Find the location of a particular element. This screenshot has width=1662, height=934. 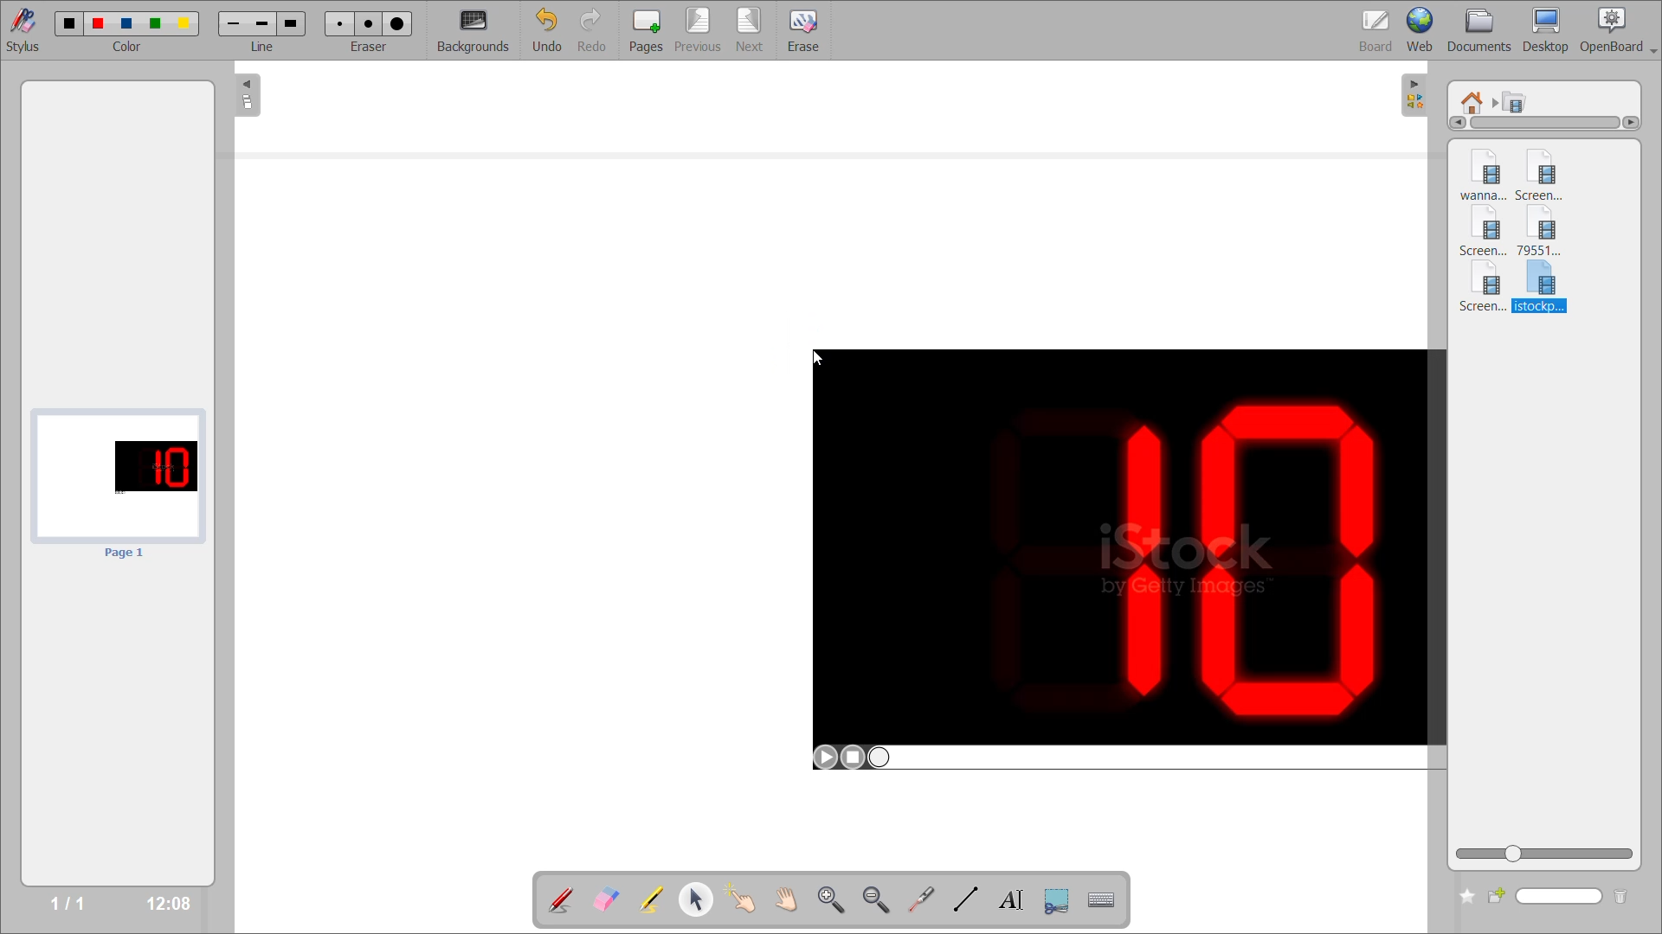

scroll page is located at coordinates (784, 896).